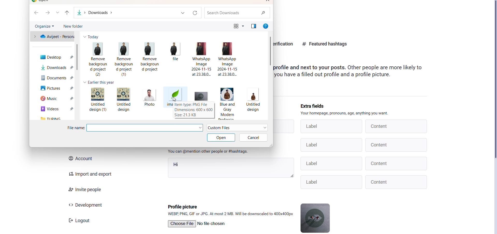 This screenshot has width=497, height=234. Describe the element at coordinates (253, 103) in the screenshot. I see `Untitled design` at that location.